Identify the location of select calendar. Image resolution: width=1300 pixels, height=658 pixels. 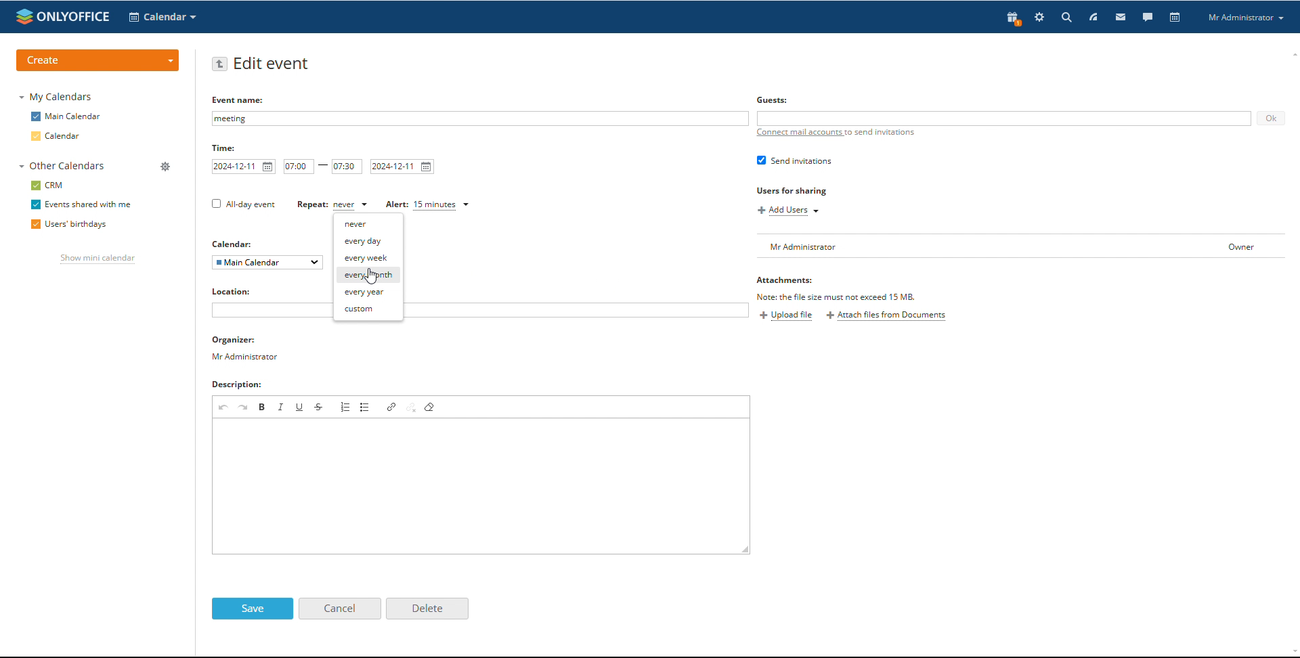
(268, 262).